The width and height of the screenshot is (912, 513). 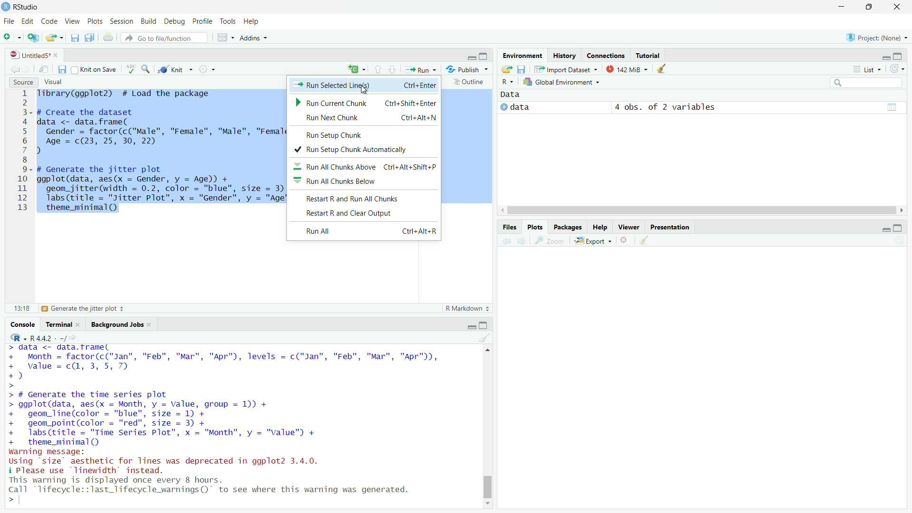 I want to click on 142 MiB, so click(x=629, y=70).